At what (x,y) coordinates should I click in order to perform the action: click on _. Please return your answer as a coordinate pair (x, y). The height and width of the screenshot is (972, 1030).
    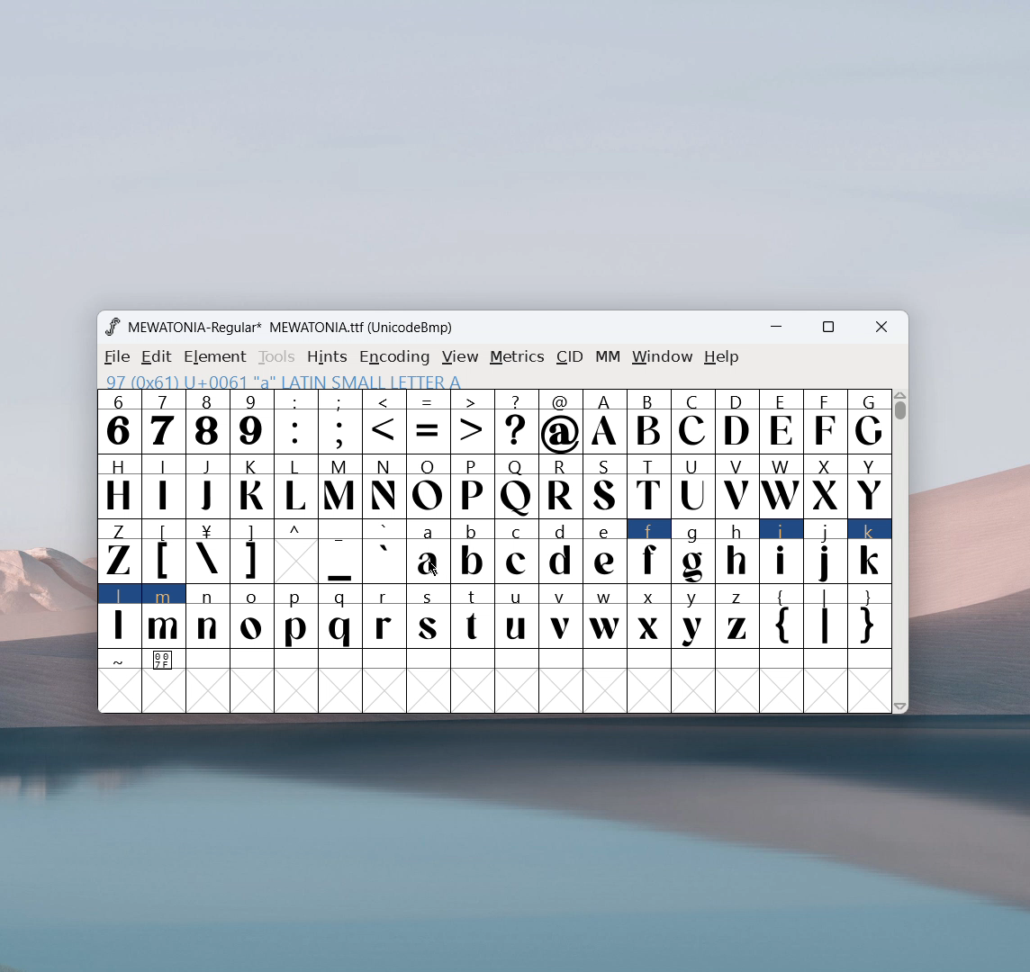
    Looking at the image, I should click on (340, 552).